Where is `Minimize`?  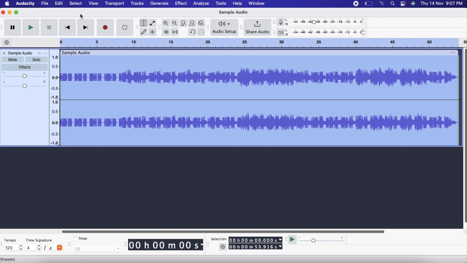 Minimize is located at coordinates (9, 12).